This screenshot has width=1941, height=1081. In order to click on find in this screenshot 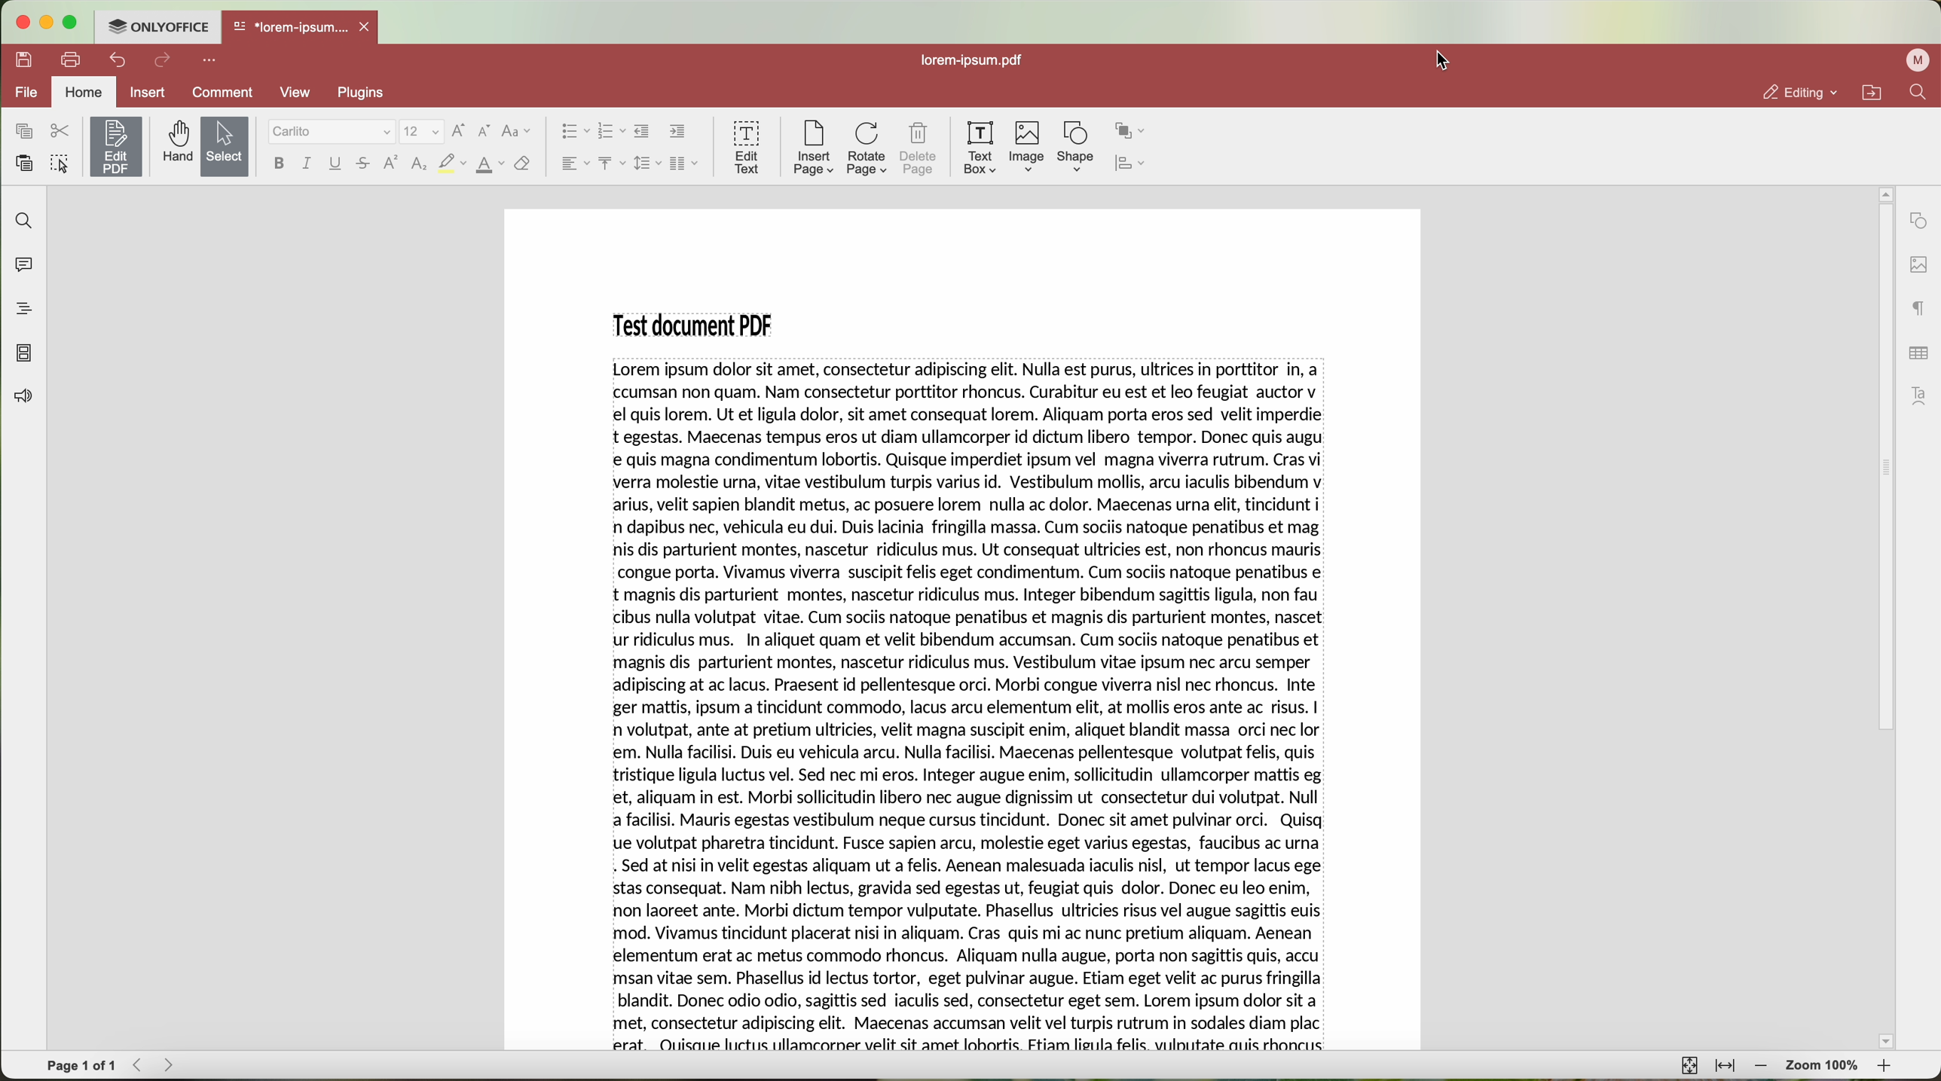, I will do `click(1921, 93)`.